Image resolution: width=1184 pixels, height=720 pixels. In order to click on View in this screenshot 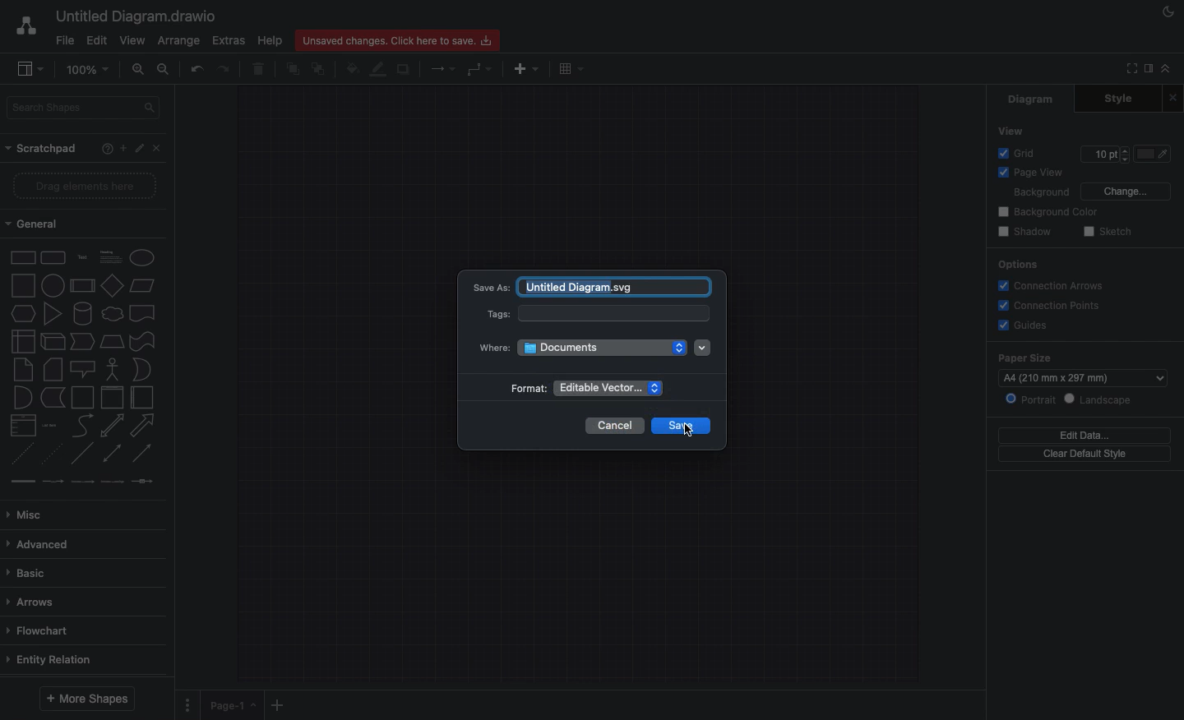, I will do `click(132, 41)`.